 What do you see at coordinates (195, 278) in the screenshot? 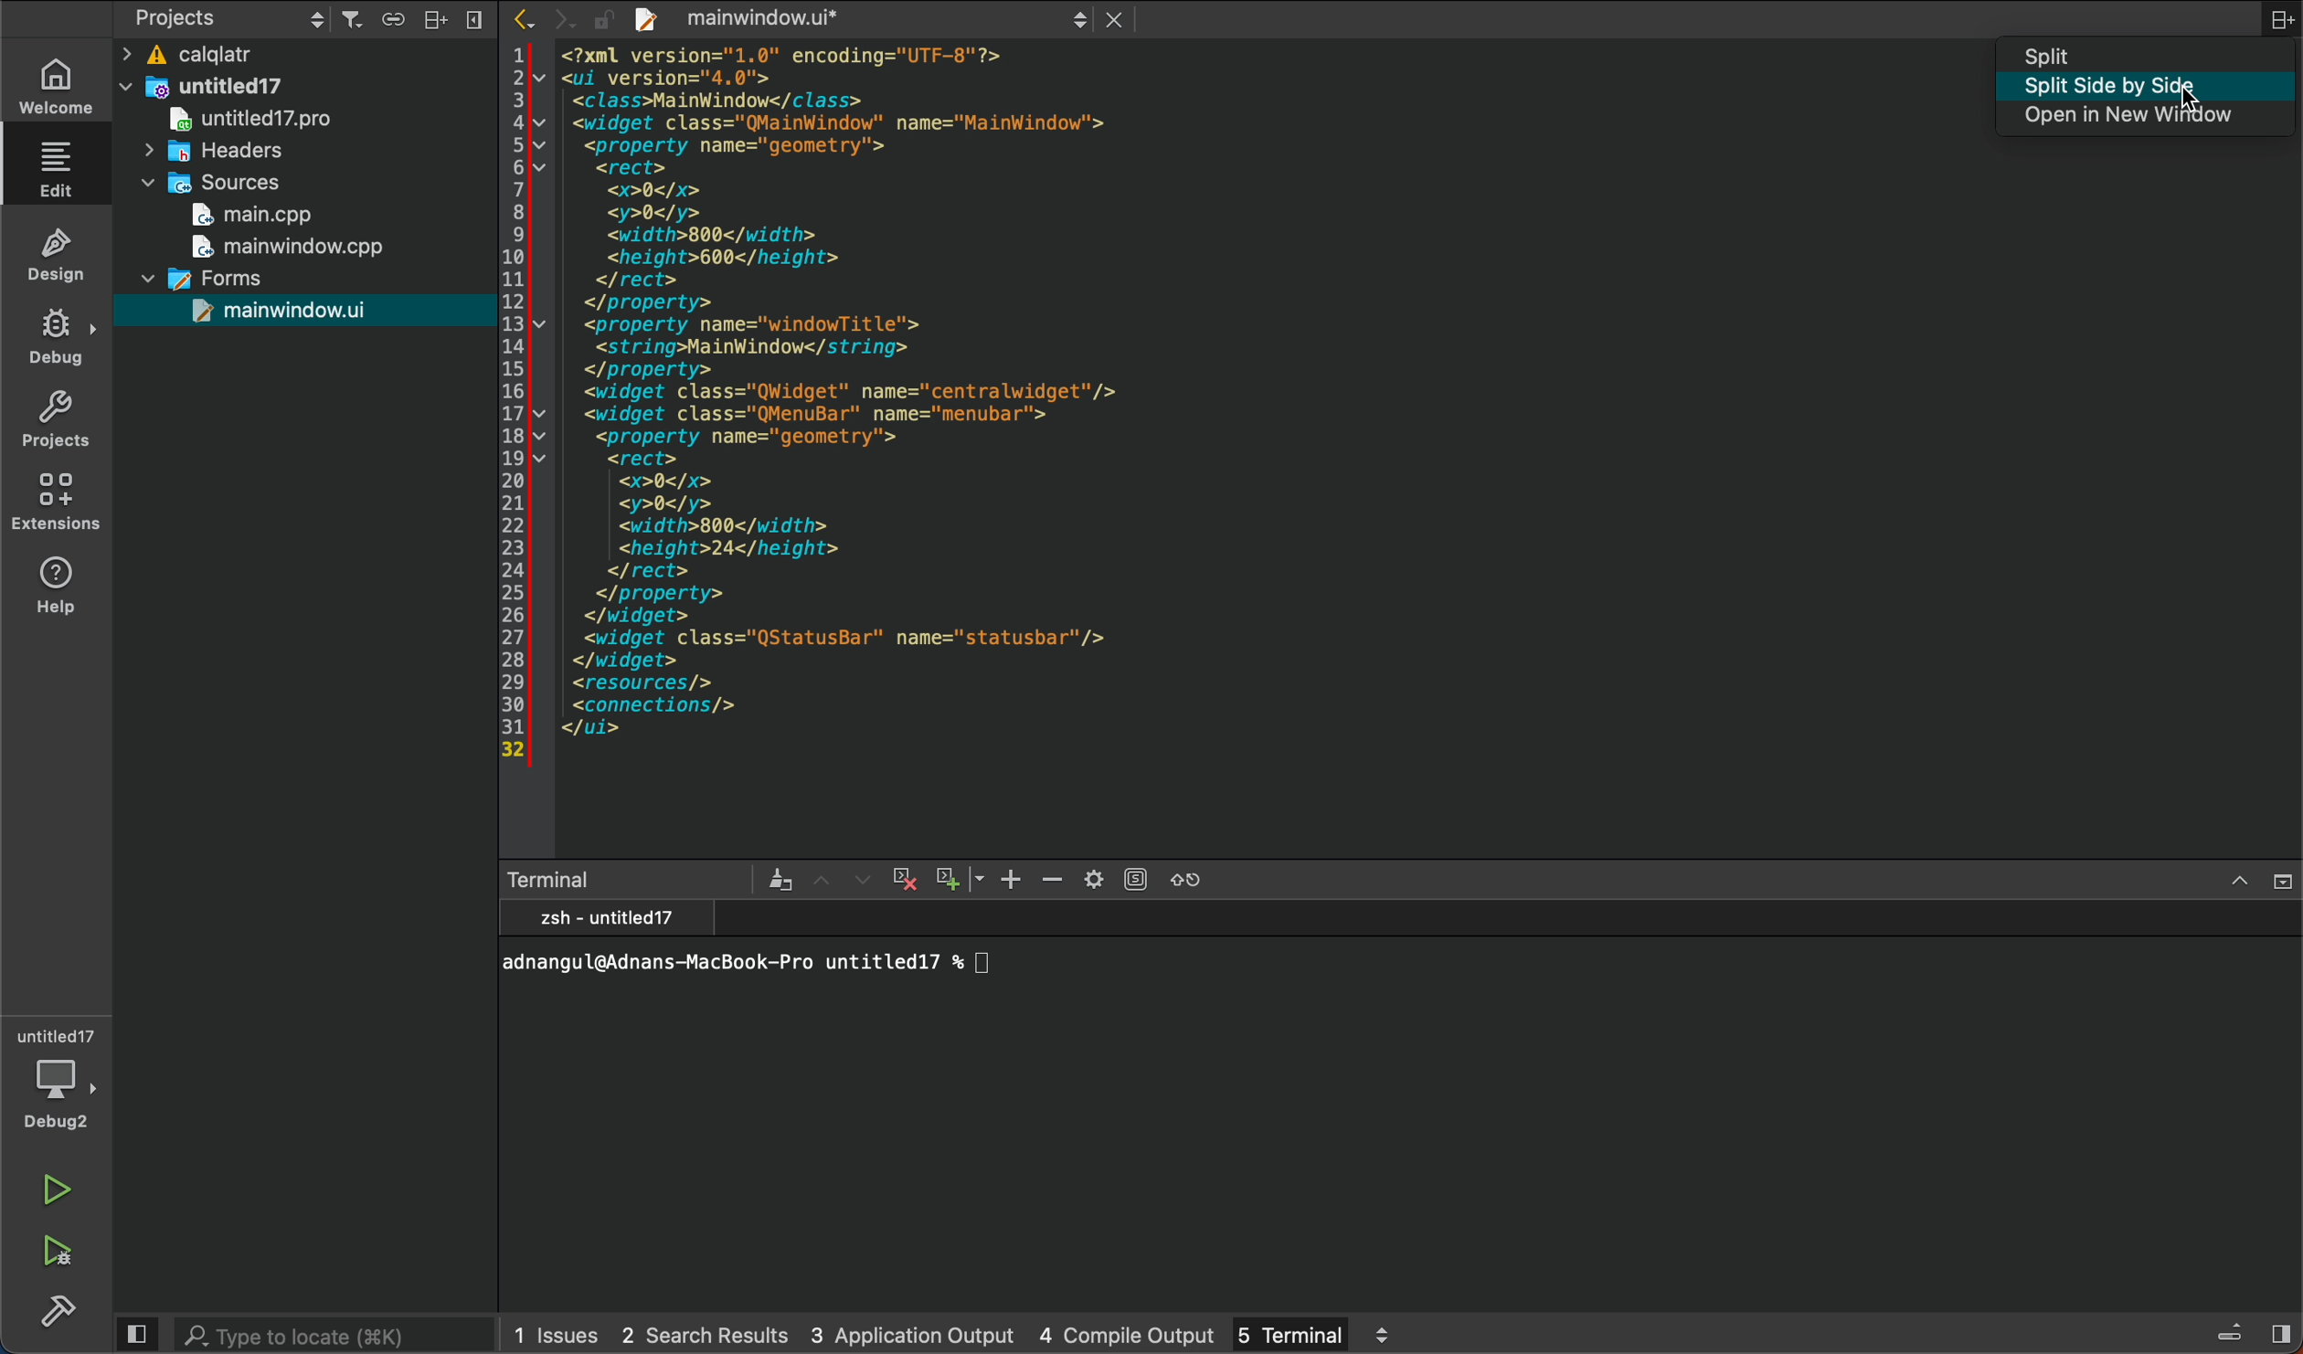
I see `forms` at bounding box center [195, 278].